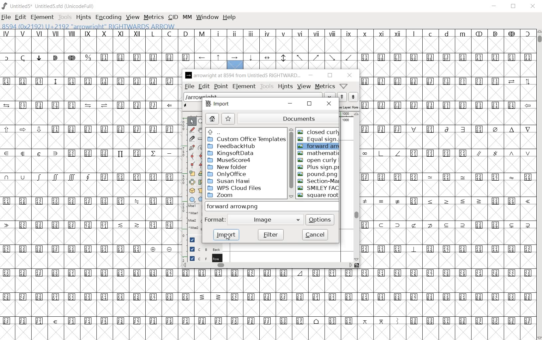 The height and width of the screenshot is (340, 542). What do you see at coordinates (201, 164) in the screenshot?
I see `Add a corner point` at bounding box center [201, 164].